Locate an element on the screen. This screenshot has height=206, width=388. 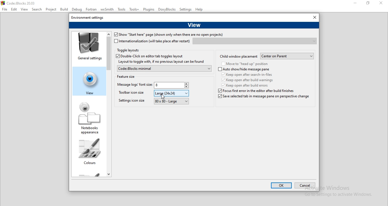
Keep open after search-in-files  is located at coordinates (248, 74).